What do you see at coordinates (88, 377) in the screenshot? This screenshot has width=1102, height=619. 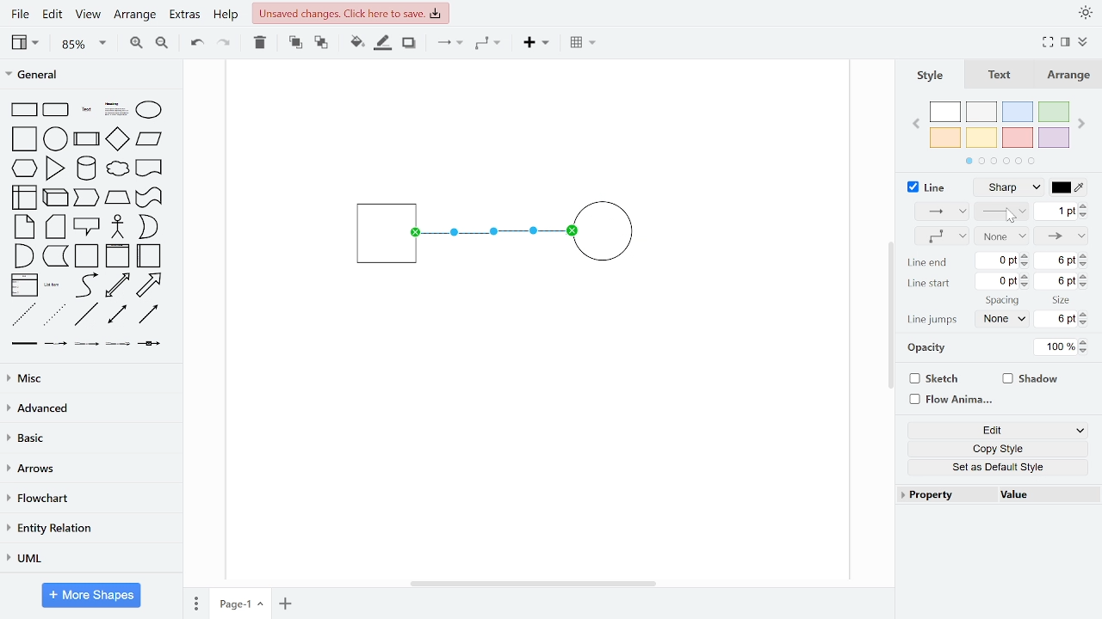 I see `misc` at bounding box center [88, 377].